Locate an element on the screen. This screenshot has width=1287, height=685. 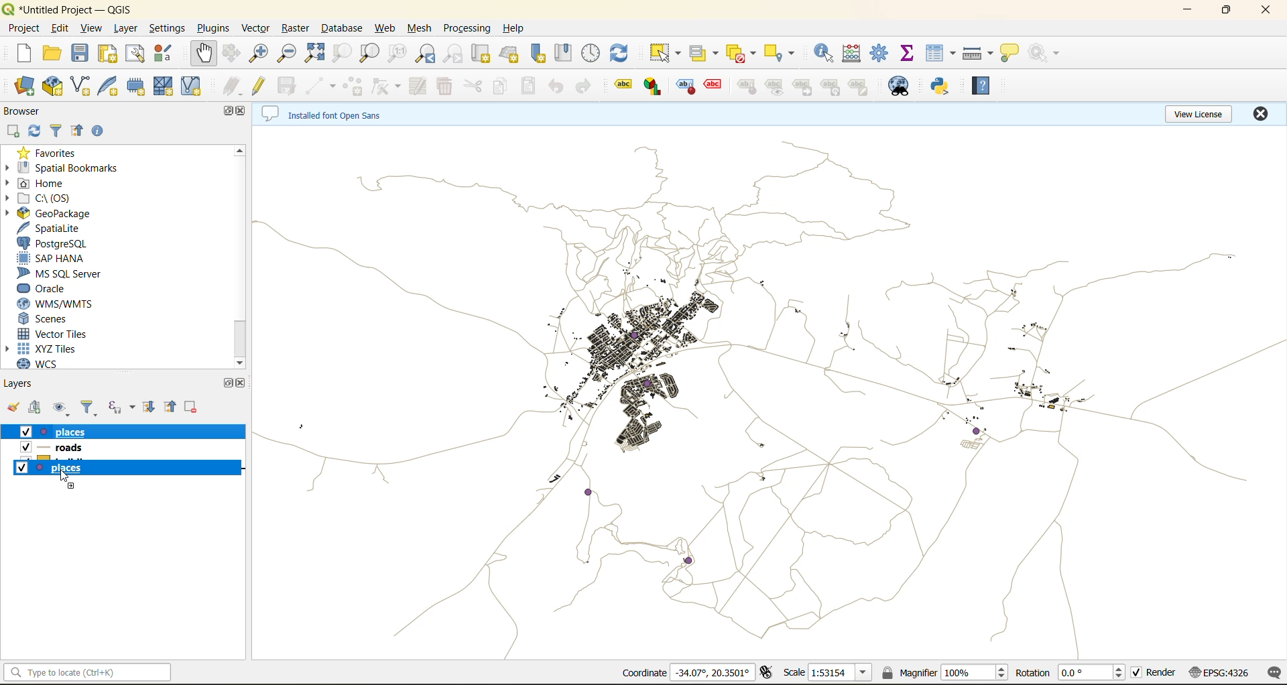
open calculator is located at coordinates (855, 52).